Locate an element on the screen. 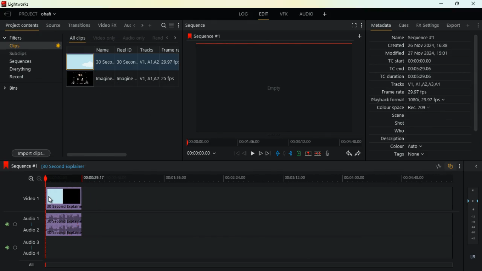  recent is located at coordinates (21, 77).